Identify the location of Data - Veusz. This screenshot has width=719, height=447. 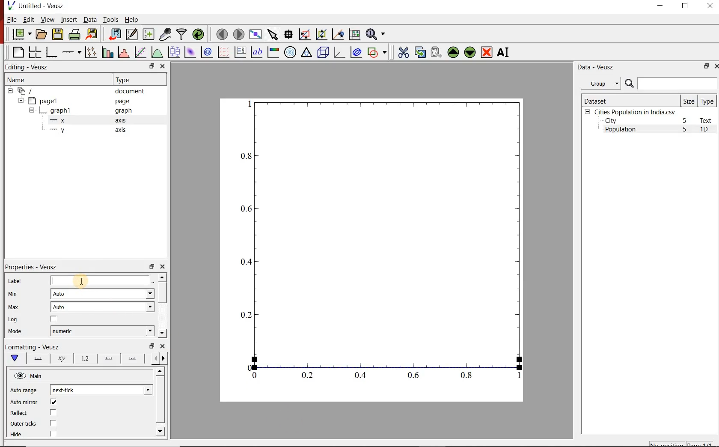
(594, 67).